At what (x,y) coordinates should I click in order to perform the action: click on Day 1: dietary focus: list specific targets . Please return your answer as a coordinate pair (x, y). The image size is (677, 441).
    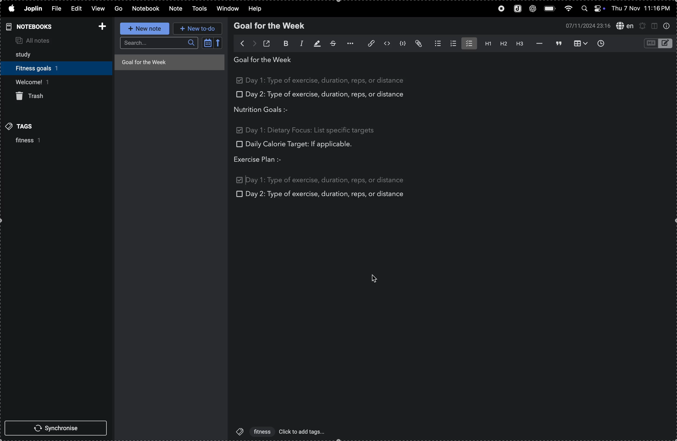
    Looking at the image, I should click on (311, 130).